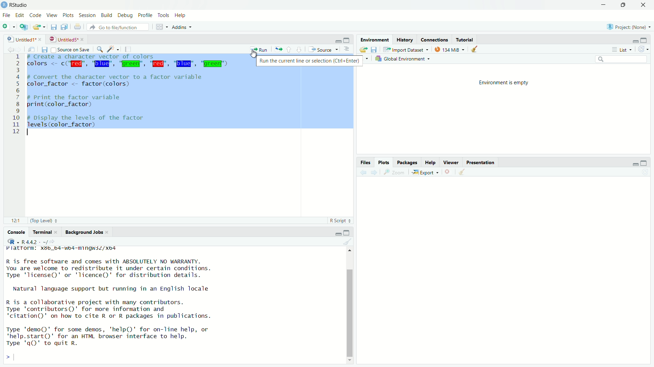 The height and width of the screenshot is (367, 654). What do you see at coordinates (139, 268) in the screenshot?
I see `R is free software and comes with ABSOLUTELY NO WARRANTY.
You are welcome to redistribute it under certain conditions.
Type 'license()' or 'lTicence()' for distribution details.` at bounding box center [139, 268].